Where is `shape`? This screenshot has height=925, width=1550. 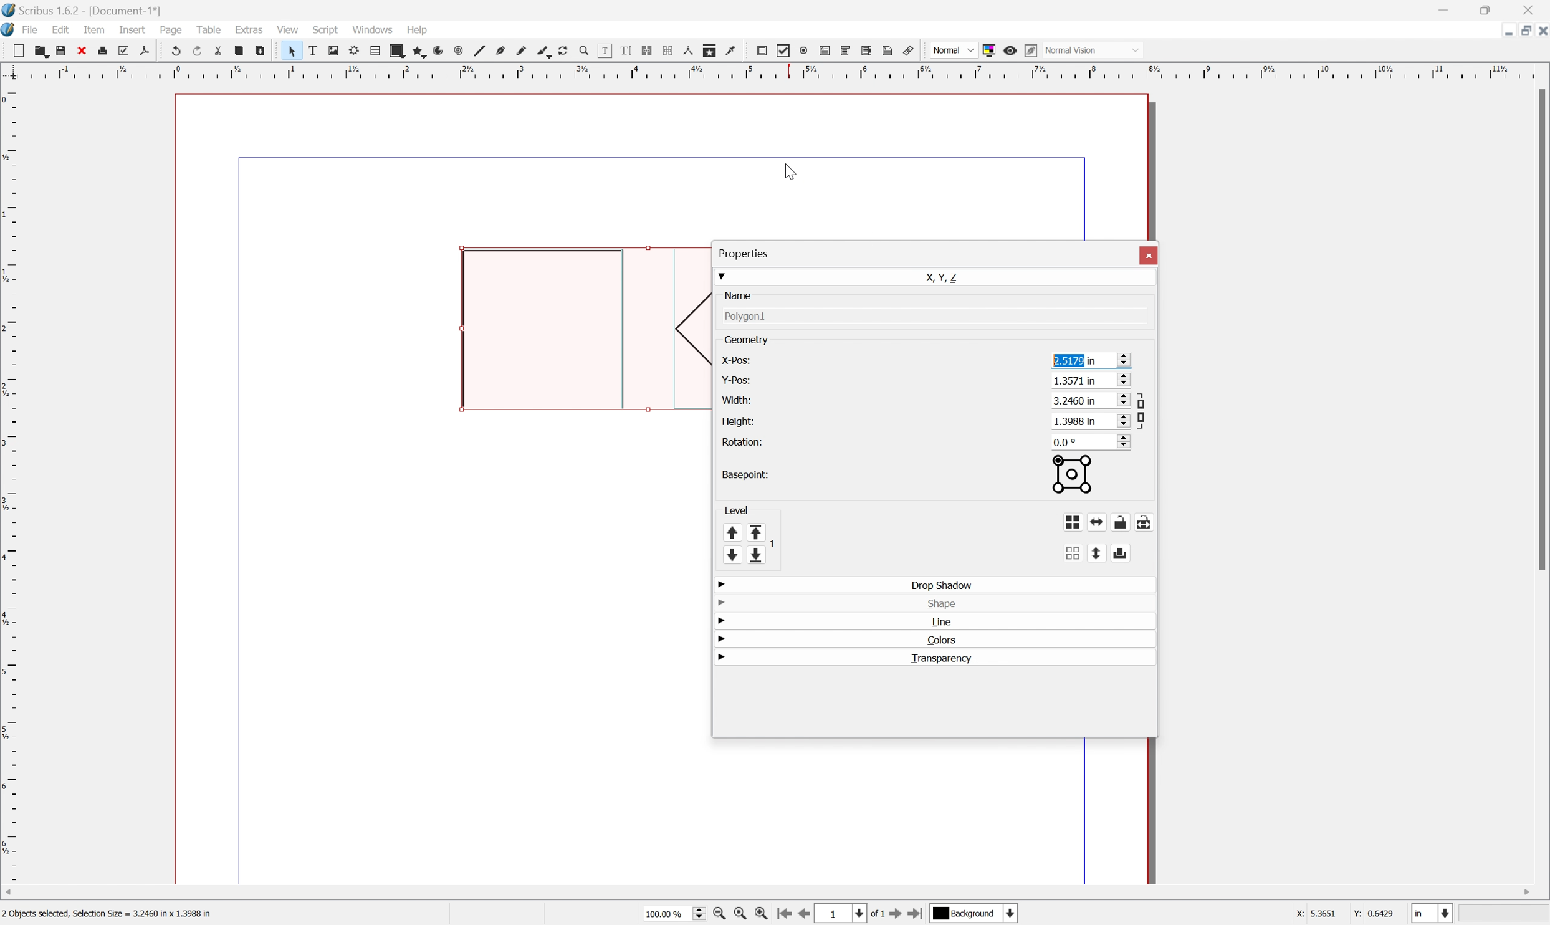 shape is located at coordinates (395, 51).